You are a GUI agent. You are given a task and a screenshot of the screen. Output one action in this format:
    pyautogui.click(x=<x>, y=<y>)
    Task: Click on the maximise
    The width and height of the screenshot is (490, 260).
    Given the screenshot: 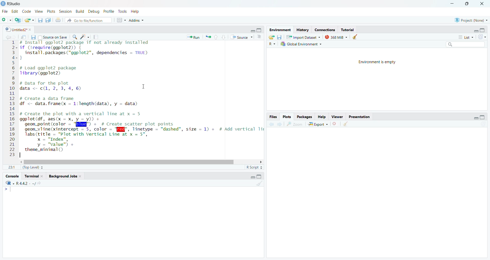 What is the action you would take?
    pyautogui.click(x=260, y=177)
    